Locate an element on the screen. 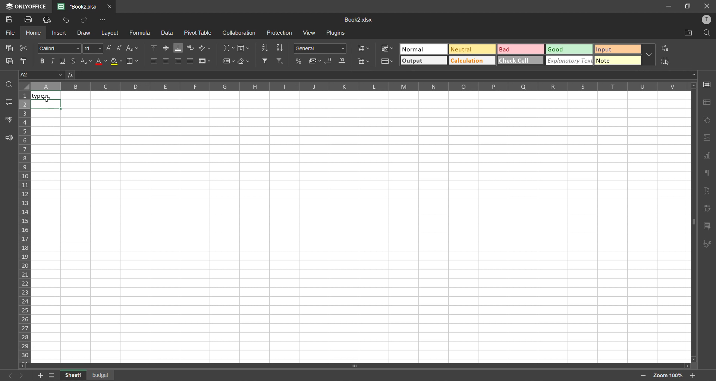  format as table  is located at coordinates (388, 62).